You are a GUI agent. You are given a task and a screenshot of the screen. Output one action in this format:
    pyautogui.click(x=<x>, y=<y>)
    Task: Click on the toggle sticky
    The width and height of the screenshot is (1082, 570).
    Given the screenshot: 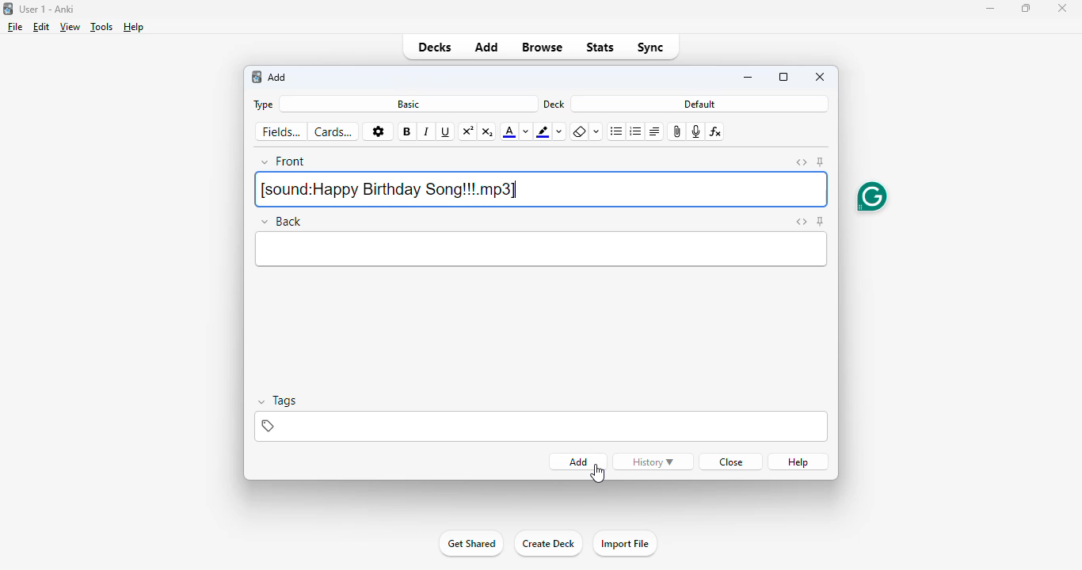 What is the action you would take?
    pyautogui.click(x=821, y=161)
    